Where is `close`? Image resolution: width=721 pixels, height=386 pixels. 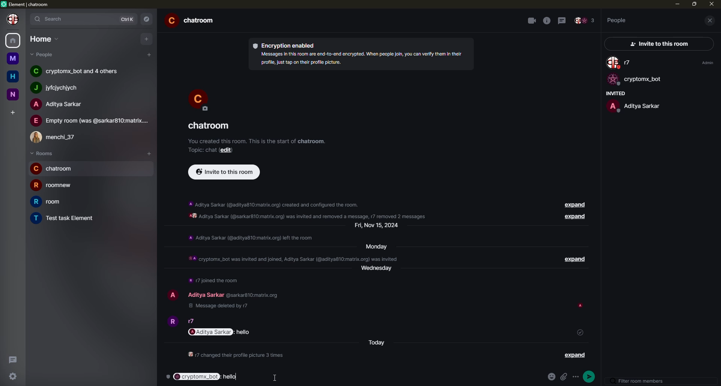
close is located at coordinates (712, 4).